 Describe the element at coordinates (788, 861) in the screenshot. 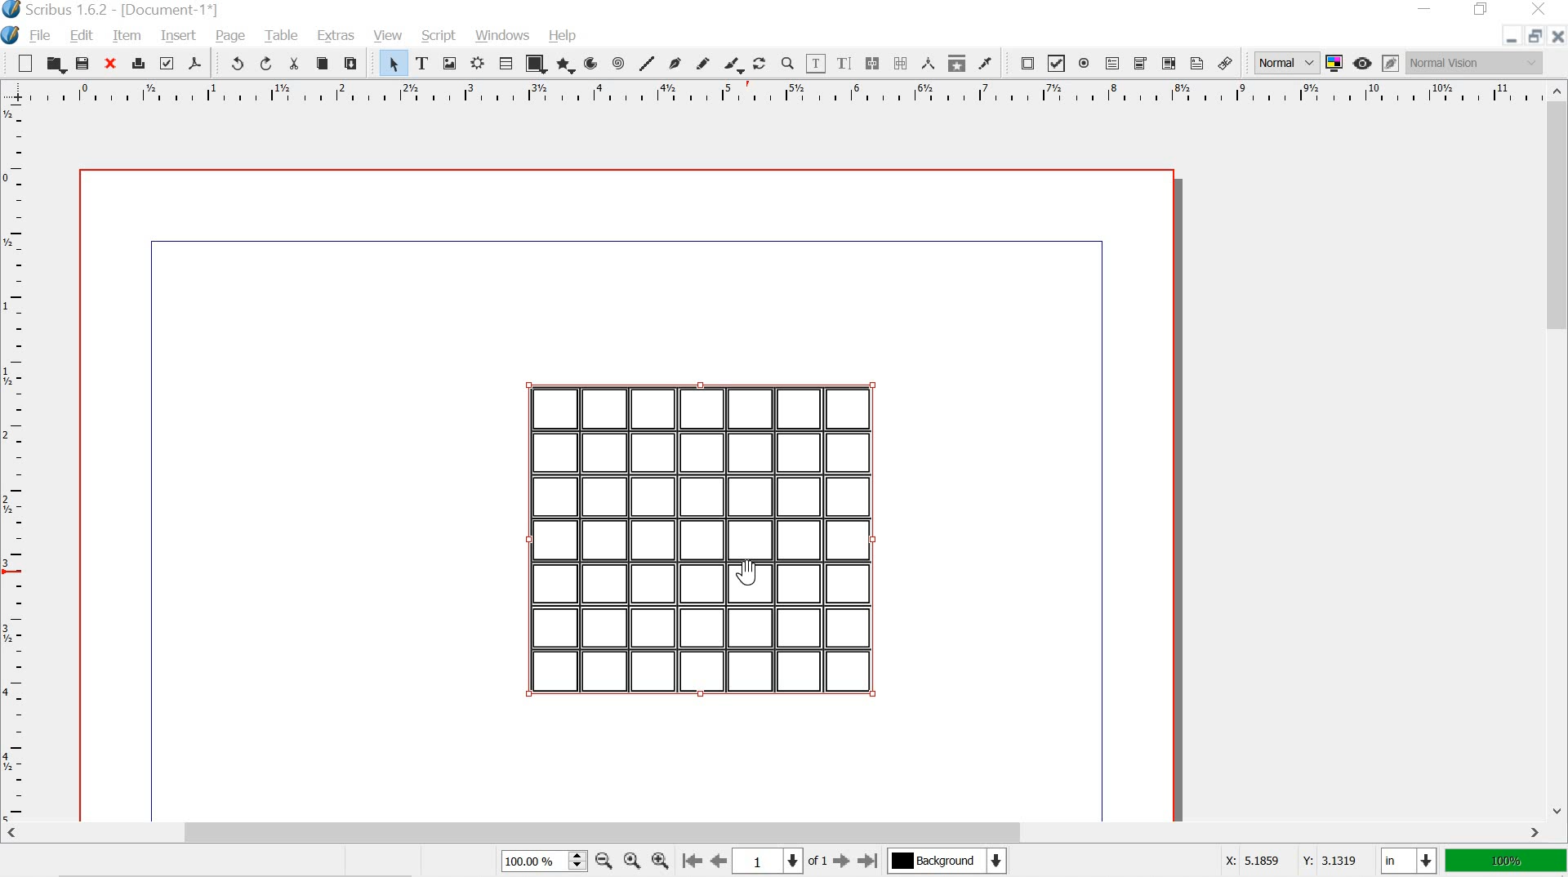

I see `page numbers` at that location.